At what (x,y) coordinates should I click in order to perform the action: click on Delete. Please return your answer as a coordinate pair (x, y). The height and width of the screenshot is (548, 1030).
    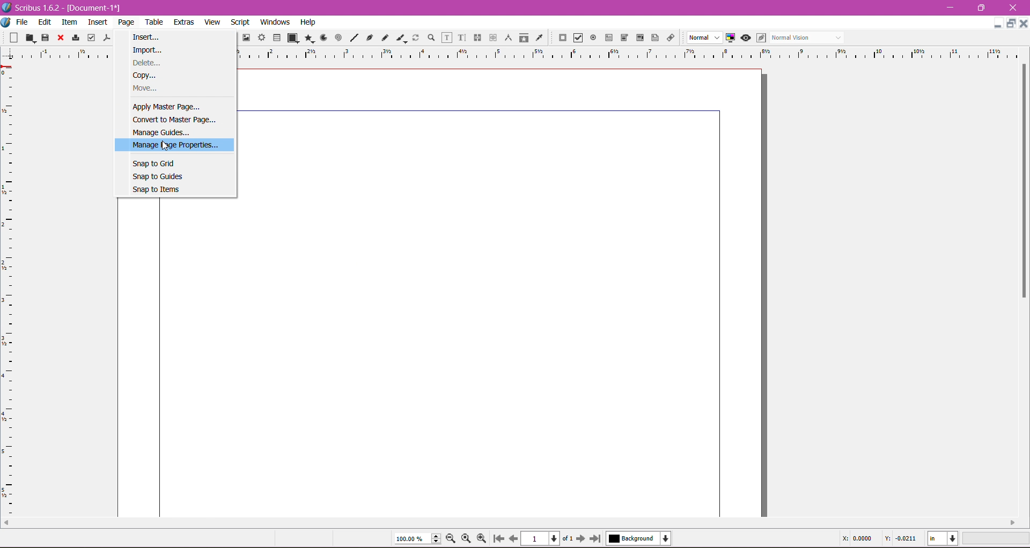
    Looking at the image, I should click on (149, 63).